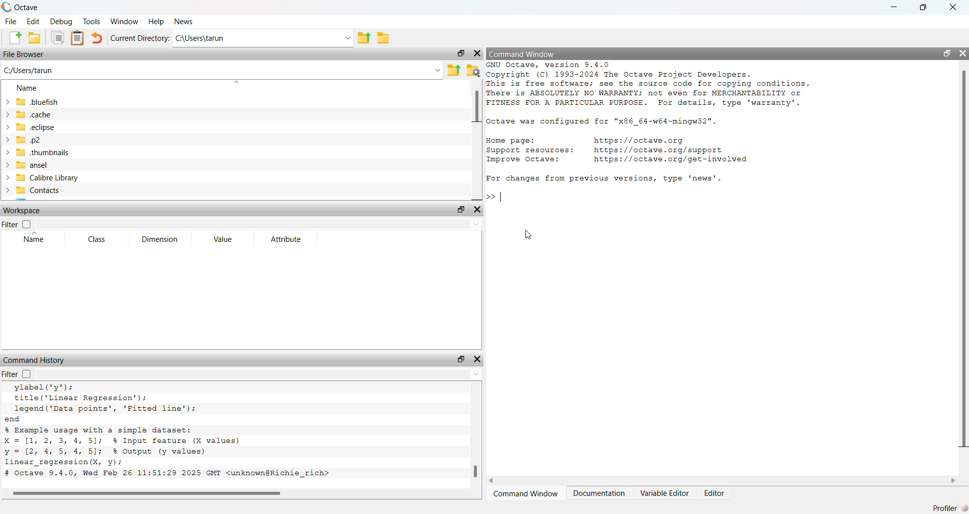  I want to click on one directory up, so click(363, 38).